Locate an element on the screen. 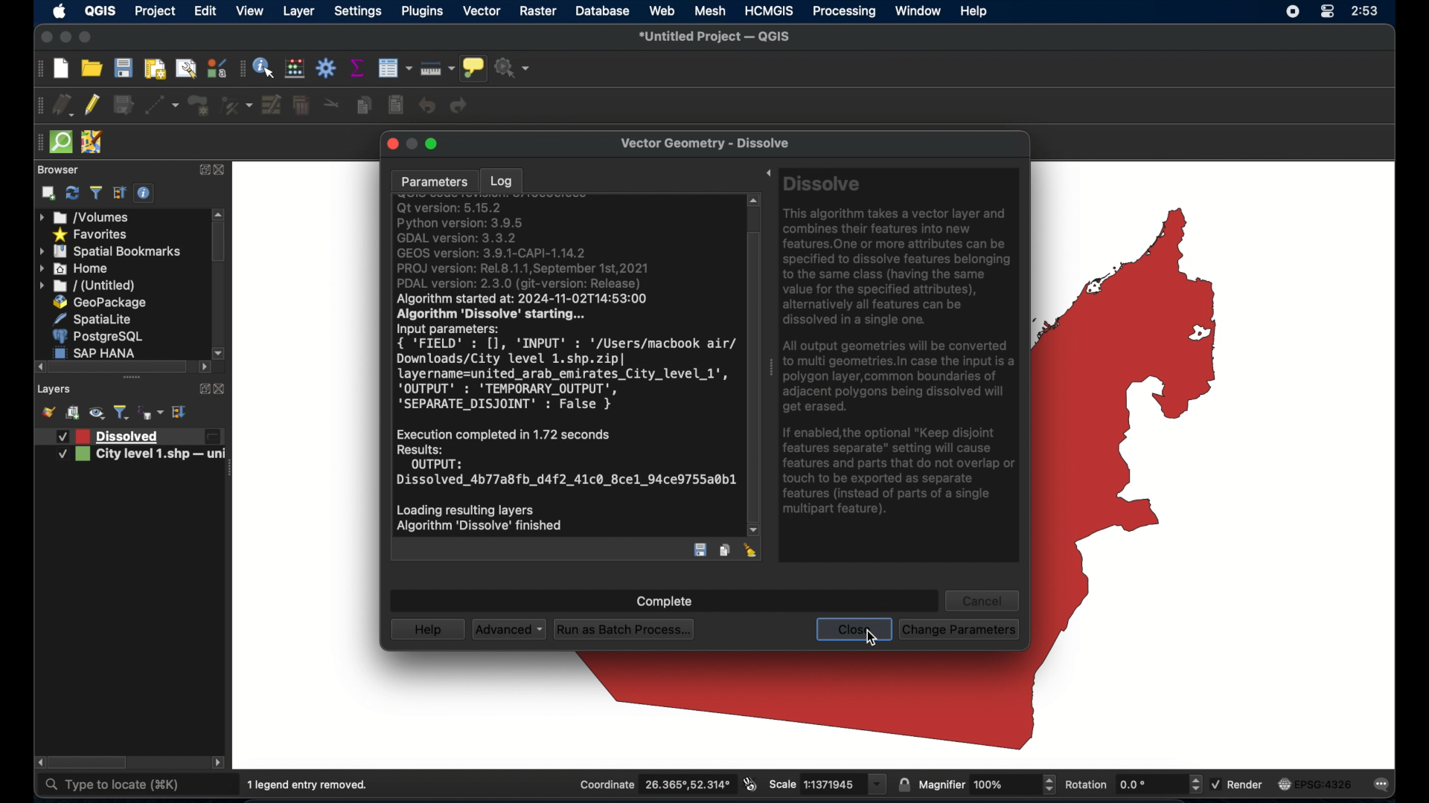 This screenshot has height=803, width=1429. expand all is located at coordinates (120, 193).